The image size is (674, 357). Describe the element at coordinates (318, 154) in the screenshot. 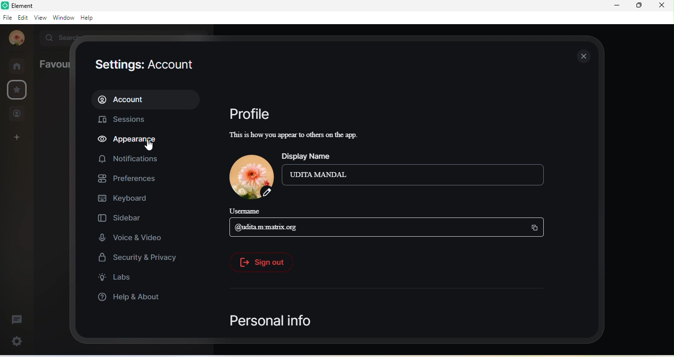

I see `display name` at that location.